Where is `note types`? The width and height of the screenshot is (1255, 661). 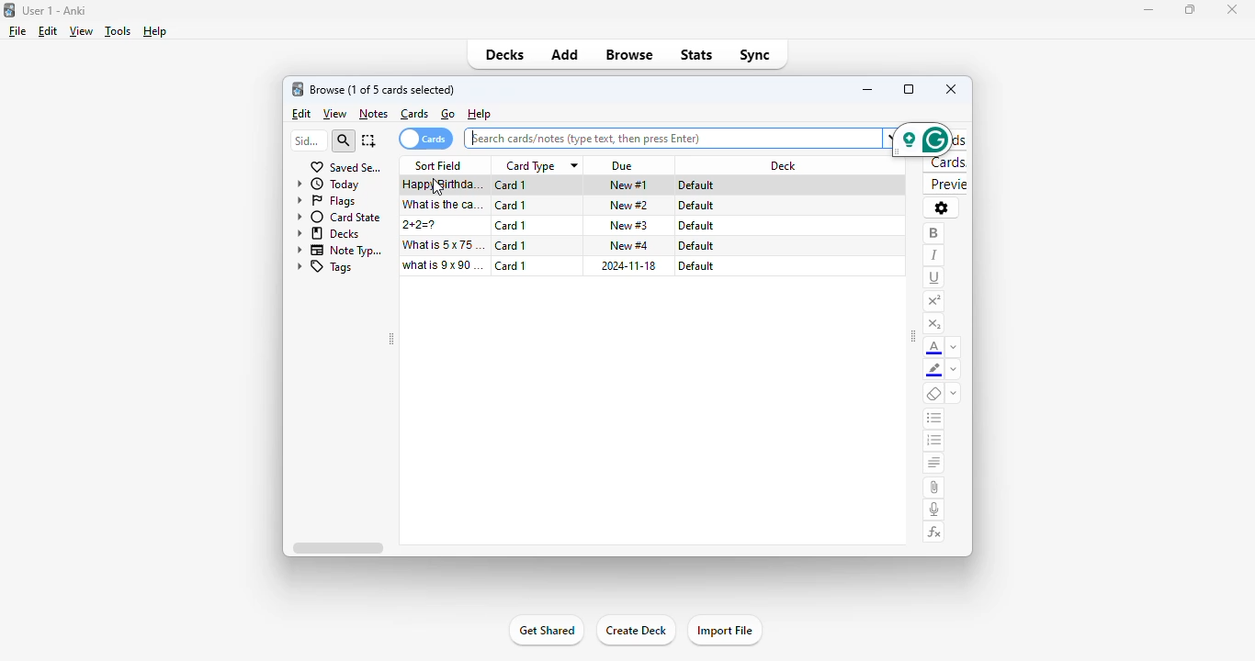 note types is located at coordinates (341, 251).